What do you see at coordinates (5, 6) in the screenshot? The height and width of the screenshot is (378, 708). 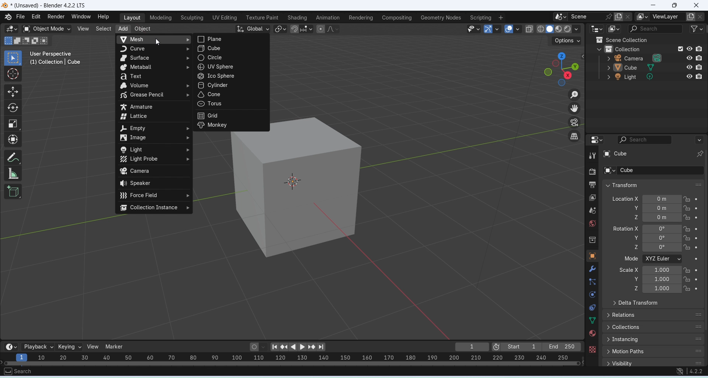 I see `logo` at bounding box center [5, 6].